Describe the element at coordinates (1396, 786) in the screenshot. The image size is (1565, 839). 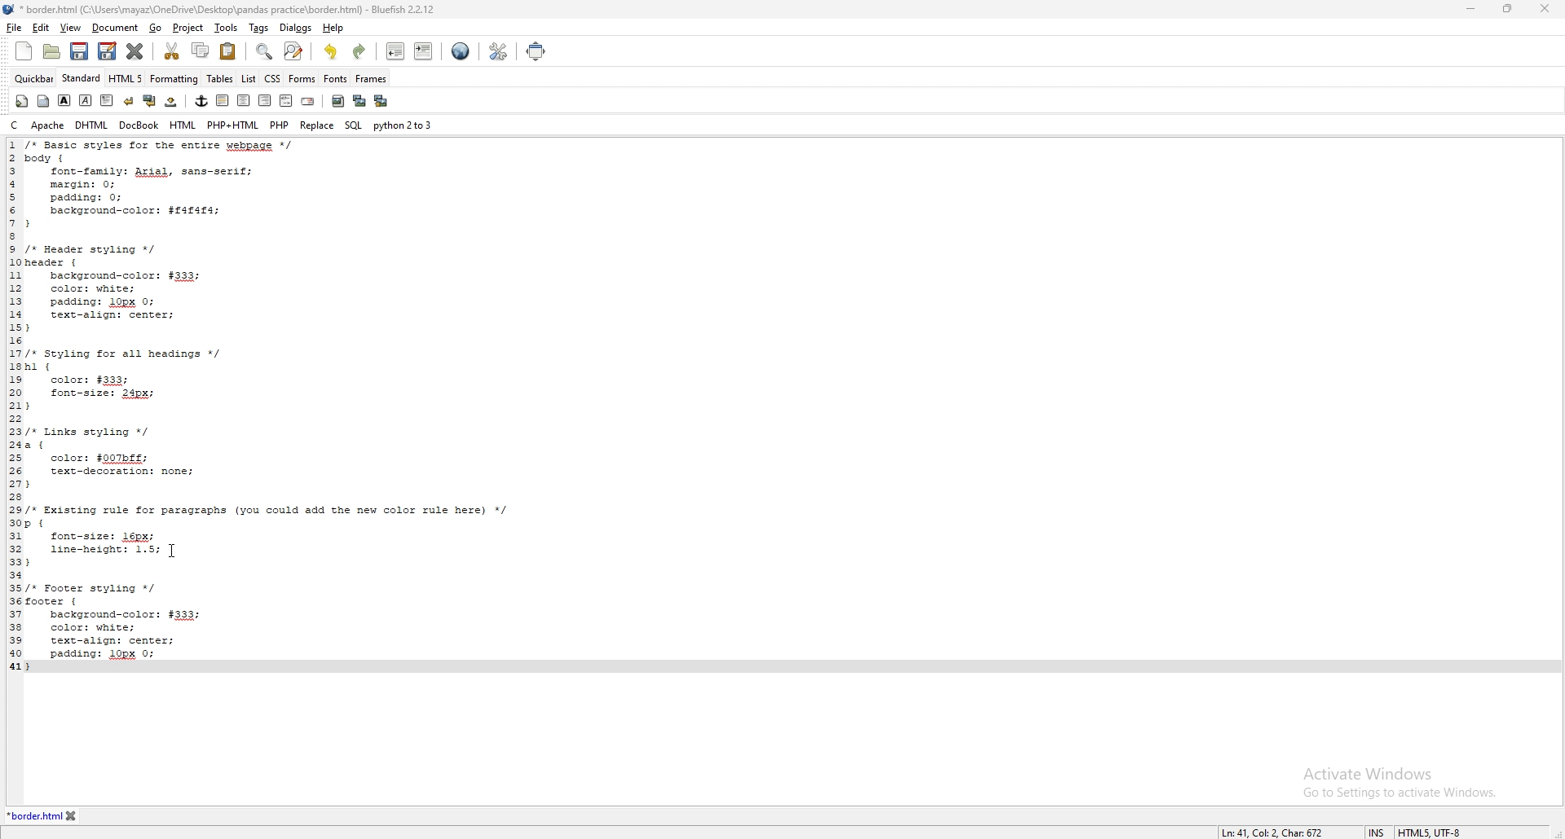
I see `Activate Windows Go to Settings to activate Windows` at that location.